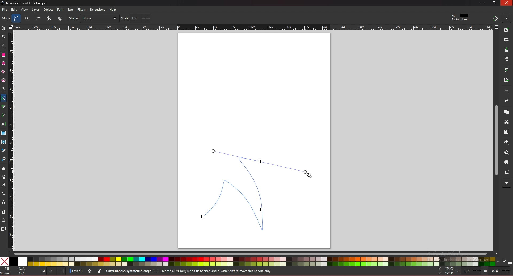 The image size is (513, 276). I want to click on path, so click(61, 10).